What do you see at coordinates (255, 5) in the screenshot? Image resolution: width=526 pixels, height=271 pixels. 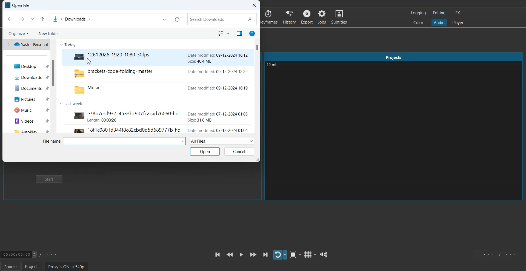 I see `Close` at bounding box center [255, 5].